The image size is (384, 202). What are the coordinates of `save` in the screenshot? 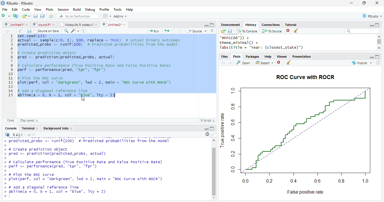 It's located at (35, 16).